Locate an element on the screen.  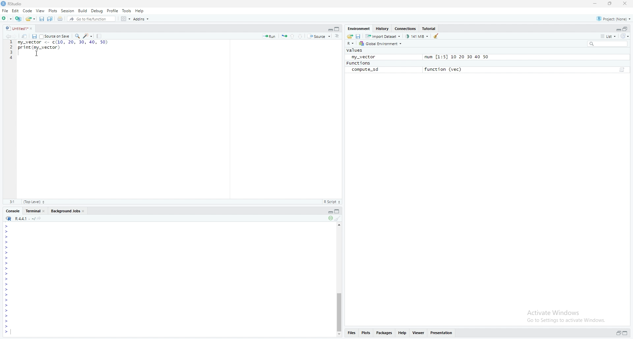
Minimize is located at coordinates (328, 29).